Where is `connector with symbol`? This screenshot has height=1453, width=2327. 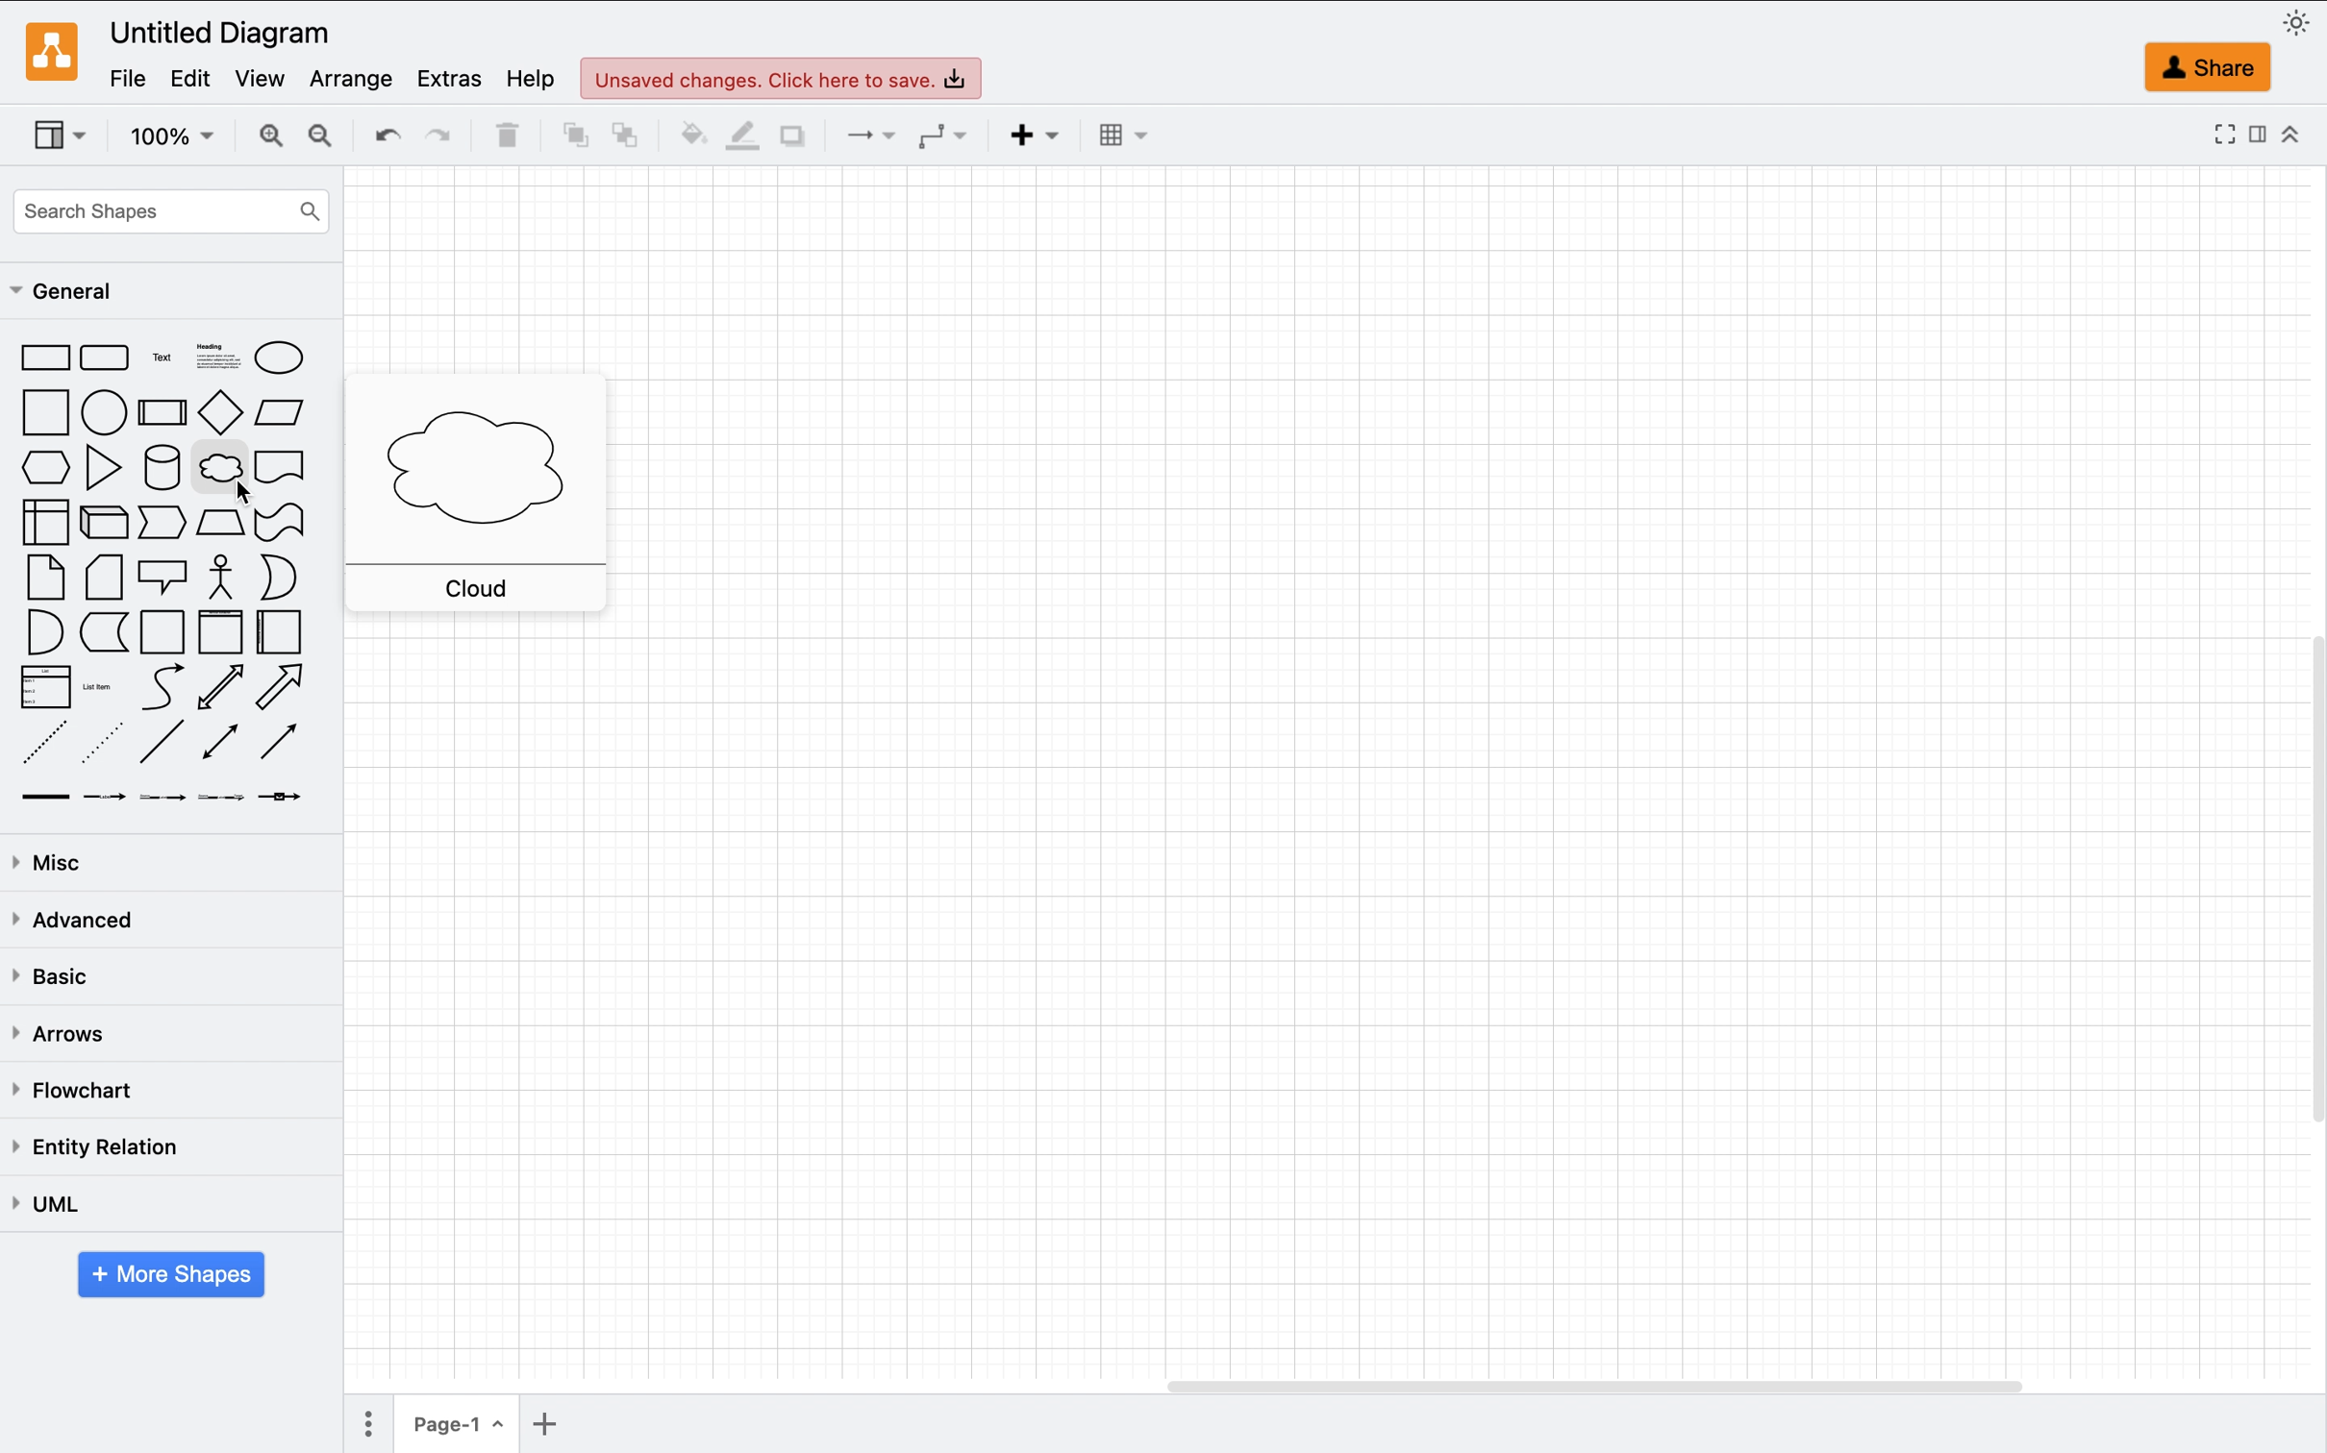
connector with symbol is located at coordinates (292, 797).